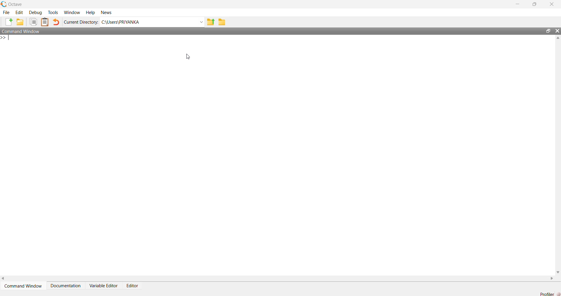 The width and height of the screenshot is (561, 296). Describe the element at coordinates (134, 285) in the screenshot. I see `Editor` at that location.